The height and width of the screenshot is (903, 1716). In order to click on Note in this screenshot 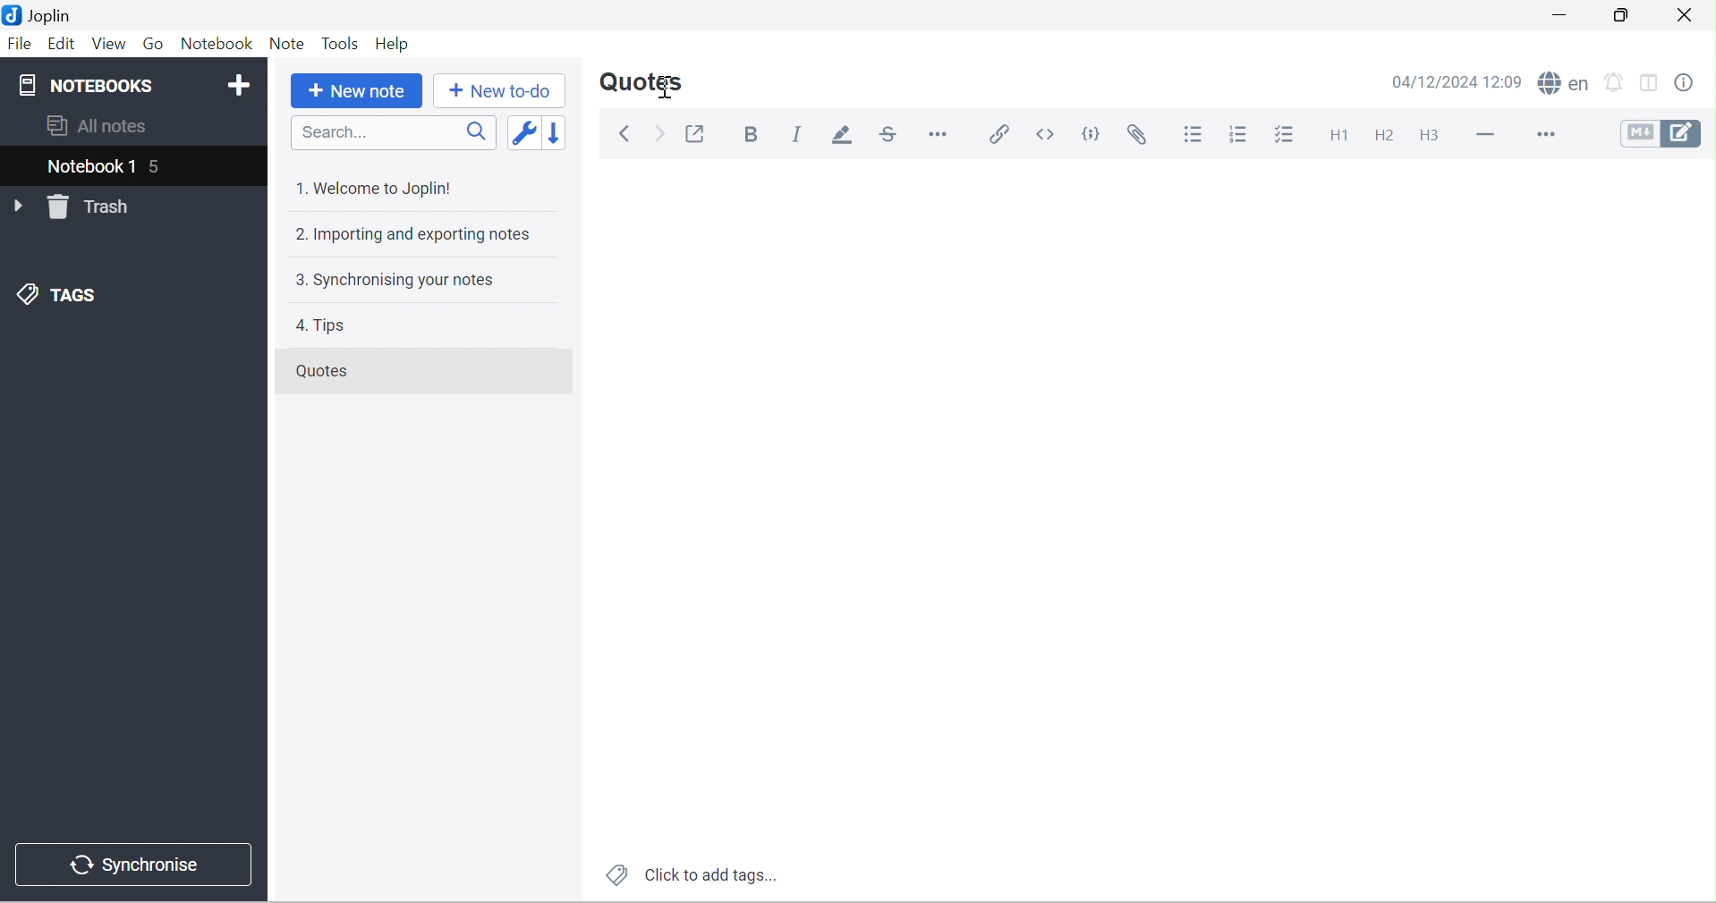, I will do `click(289, 44)`.